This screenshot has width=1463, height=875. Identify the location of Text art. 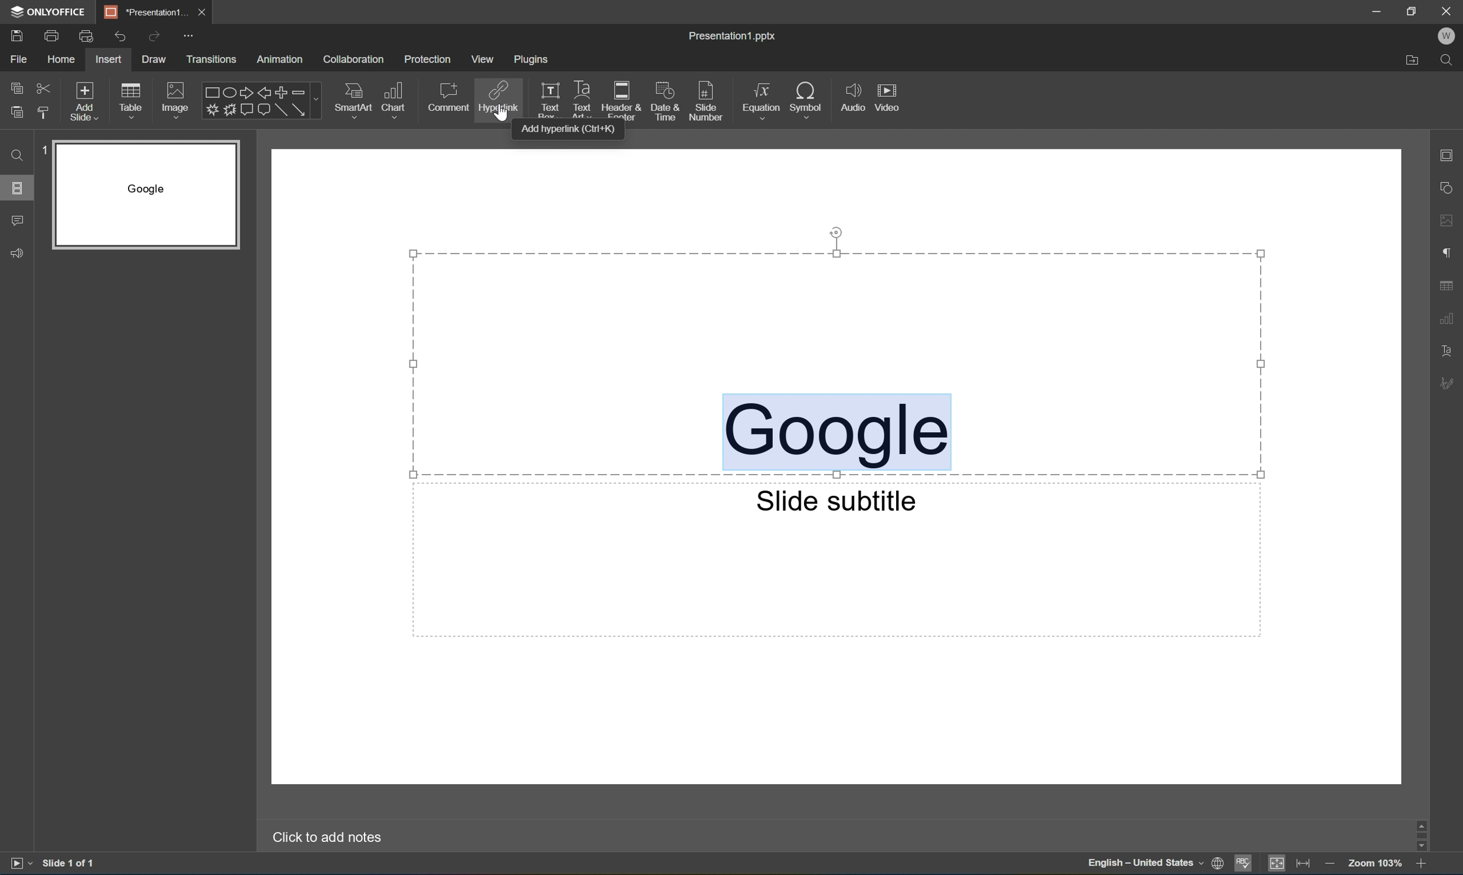
(582, 94).